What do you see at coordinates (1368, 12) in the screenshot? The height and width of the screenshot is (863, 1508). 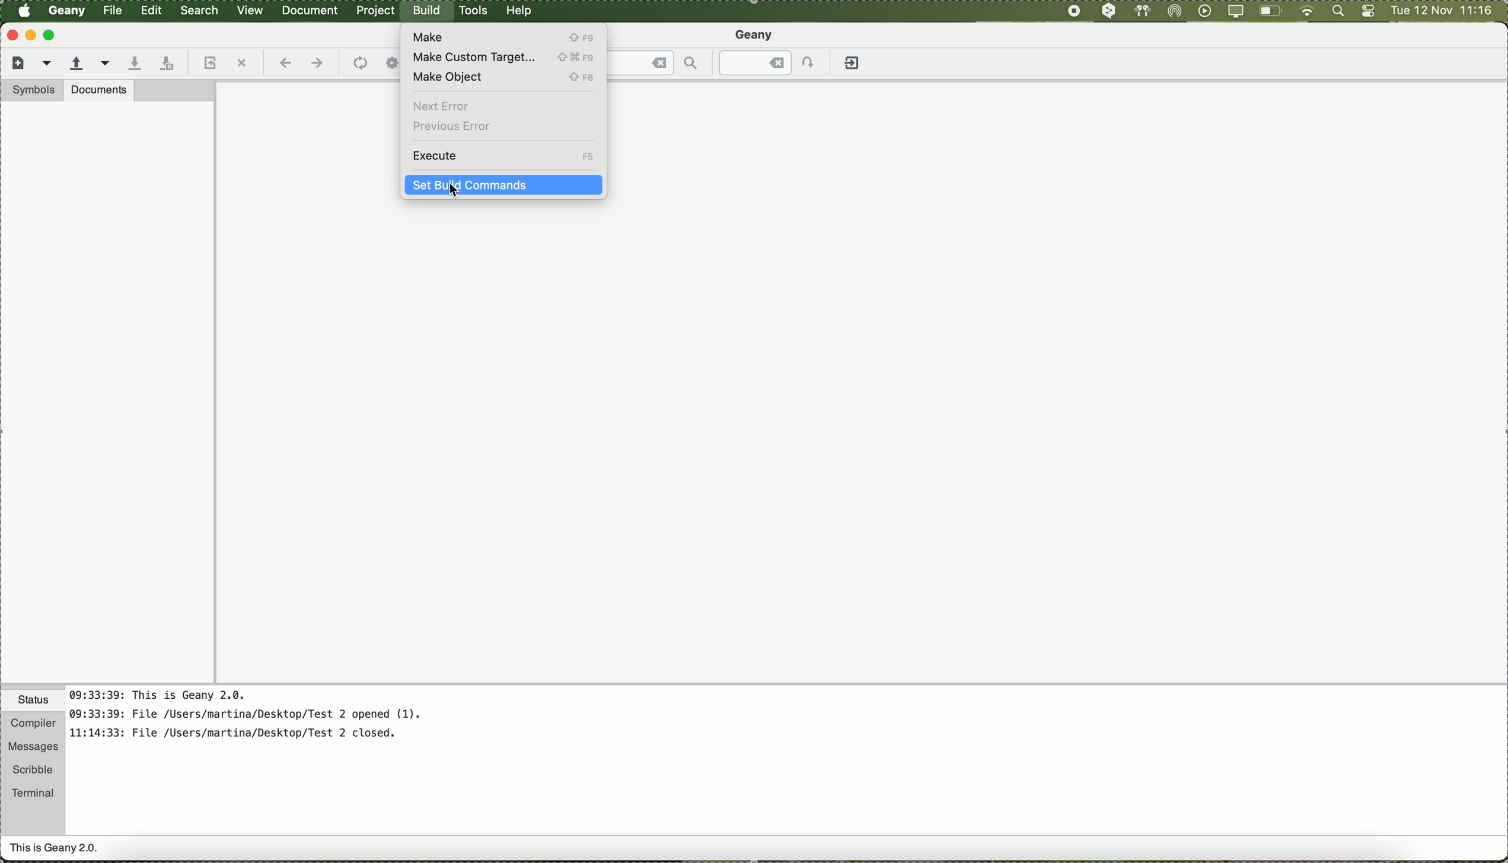 I see `controls` at bounding box center [1368, 12].